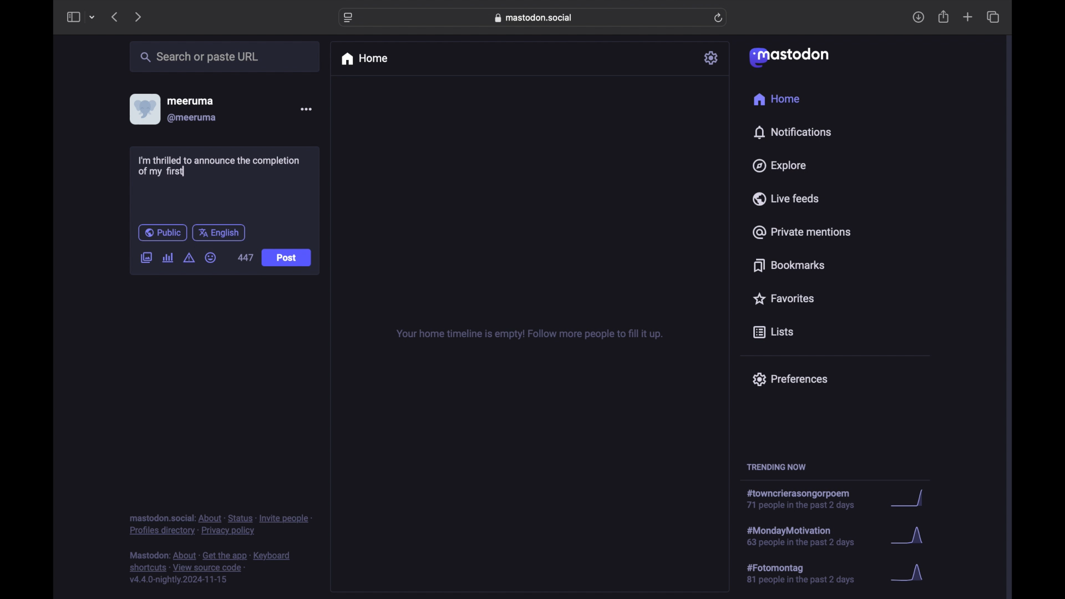 The width and height of the screenshot is (1065, 599). What do you see at coordinates (169, 258) in the screenshot?
I see `add poll` at bounding box center [169, 258].